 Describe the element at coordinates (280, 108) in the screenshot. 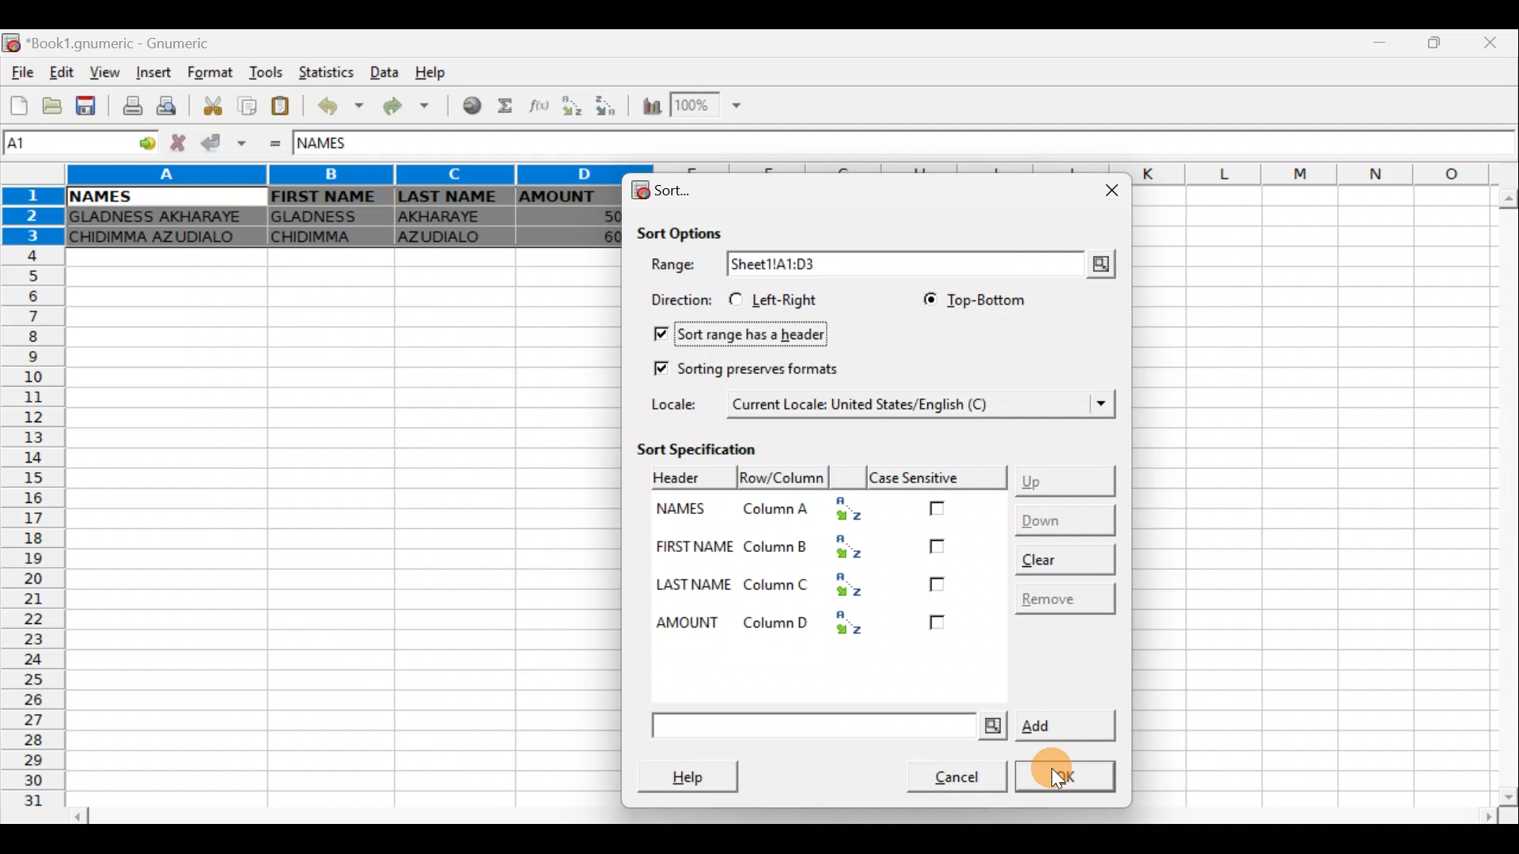

I see `Paste clipboard` at that location.